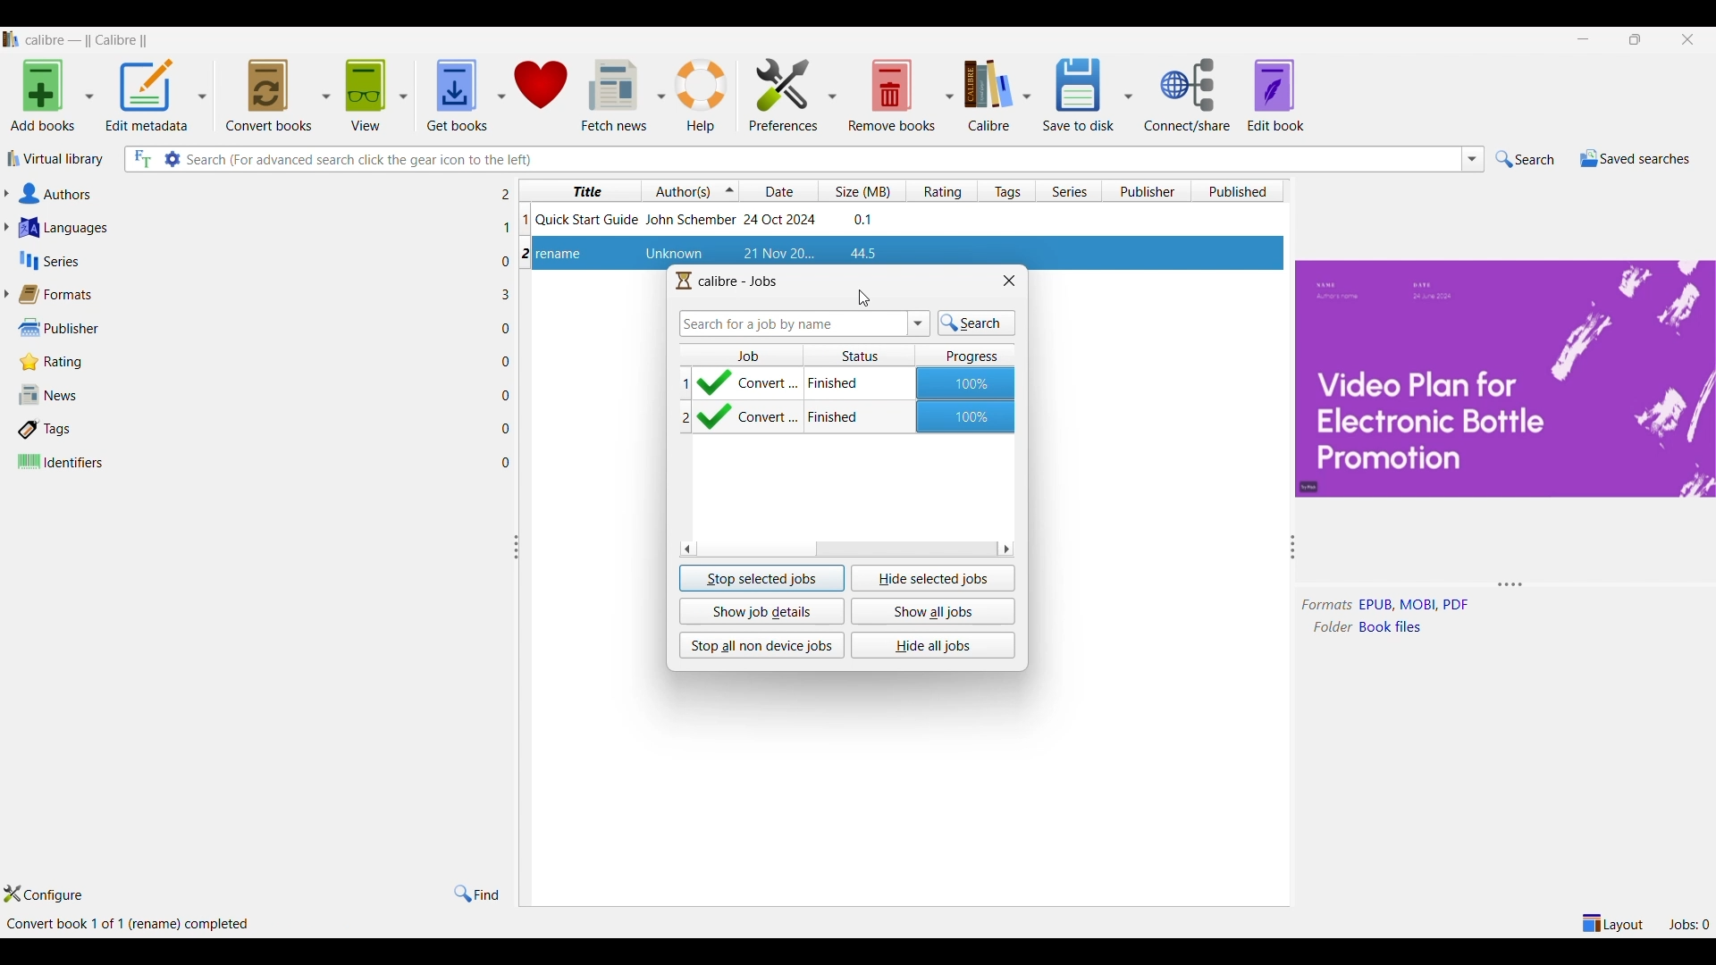  What do you see at coordinates (253, 260) in the screenshot?
I see `Series` at bounding box center [253, 260].